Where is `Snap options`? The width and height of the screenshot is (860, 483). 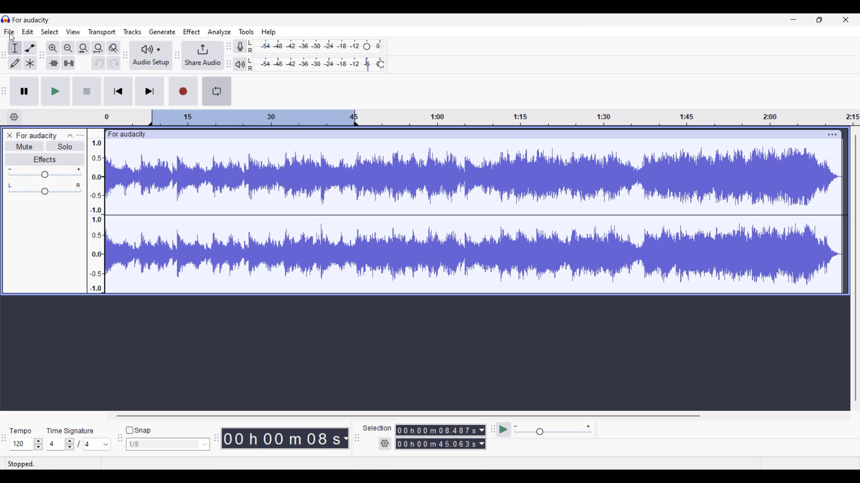
Snap options is located at coordinates (168, 444).